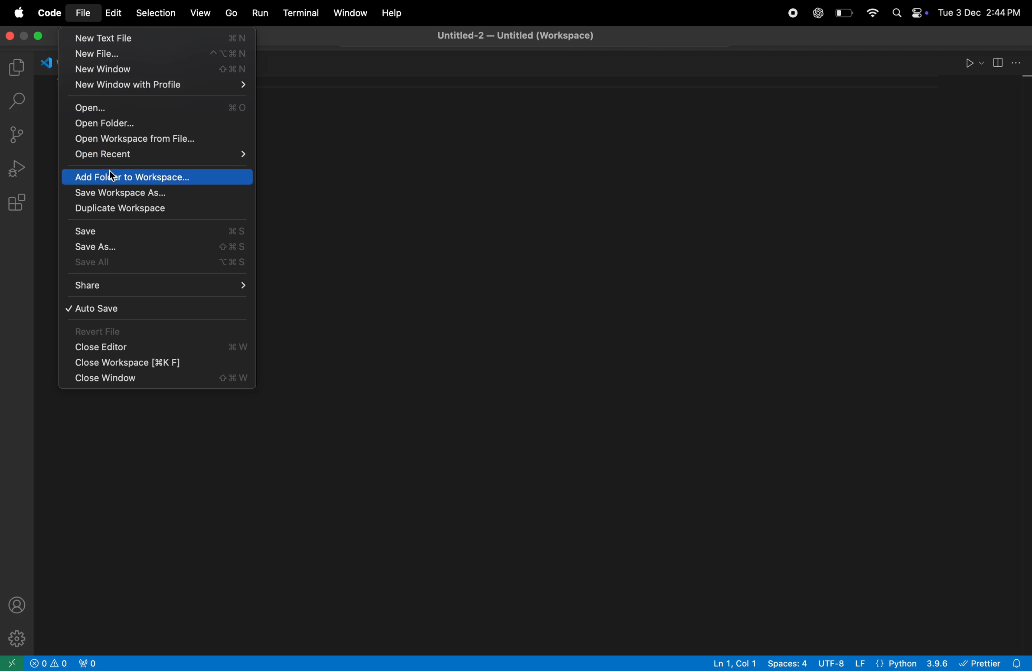 The width and height of the screenshot is (1032, 671). I want to click on apple menu, so click(20, 11).